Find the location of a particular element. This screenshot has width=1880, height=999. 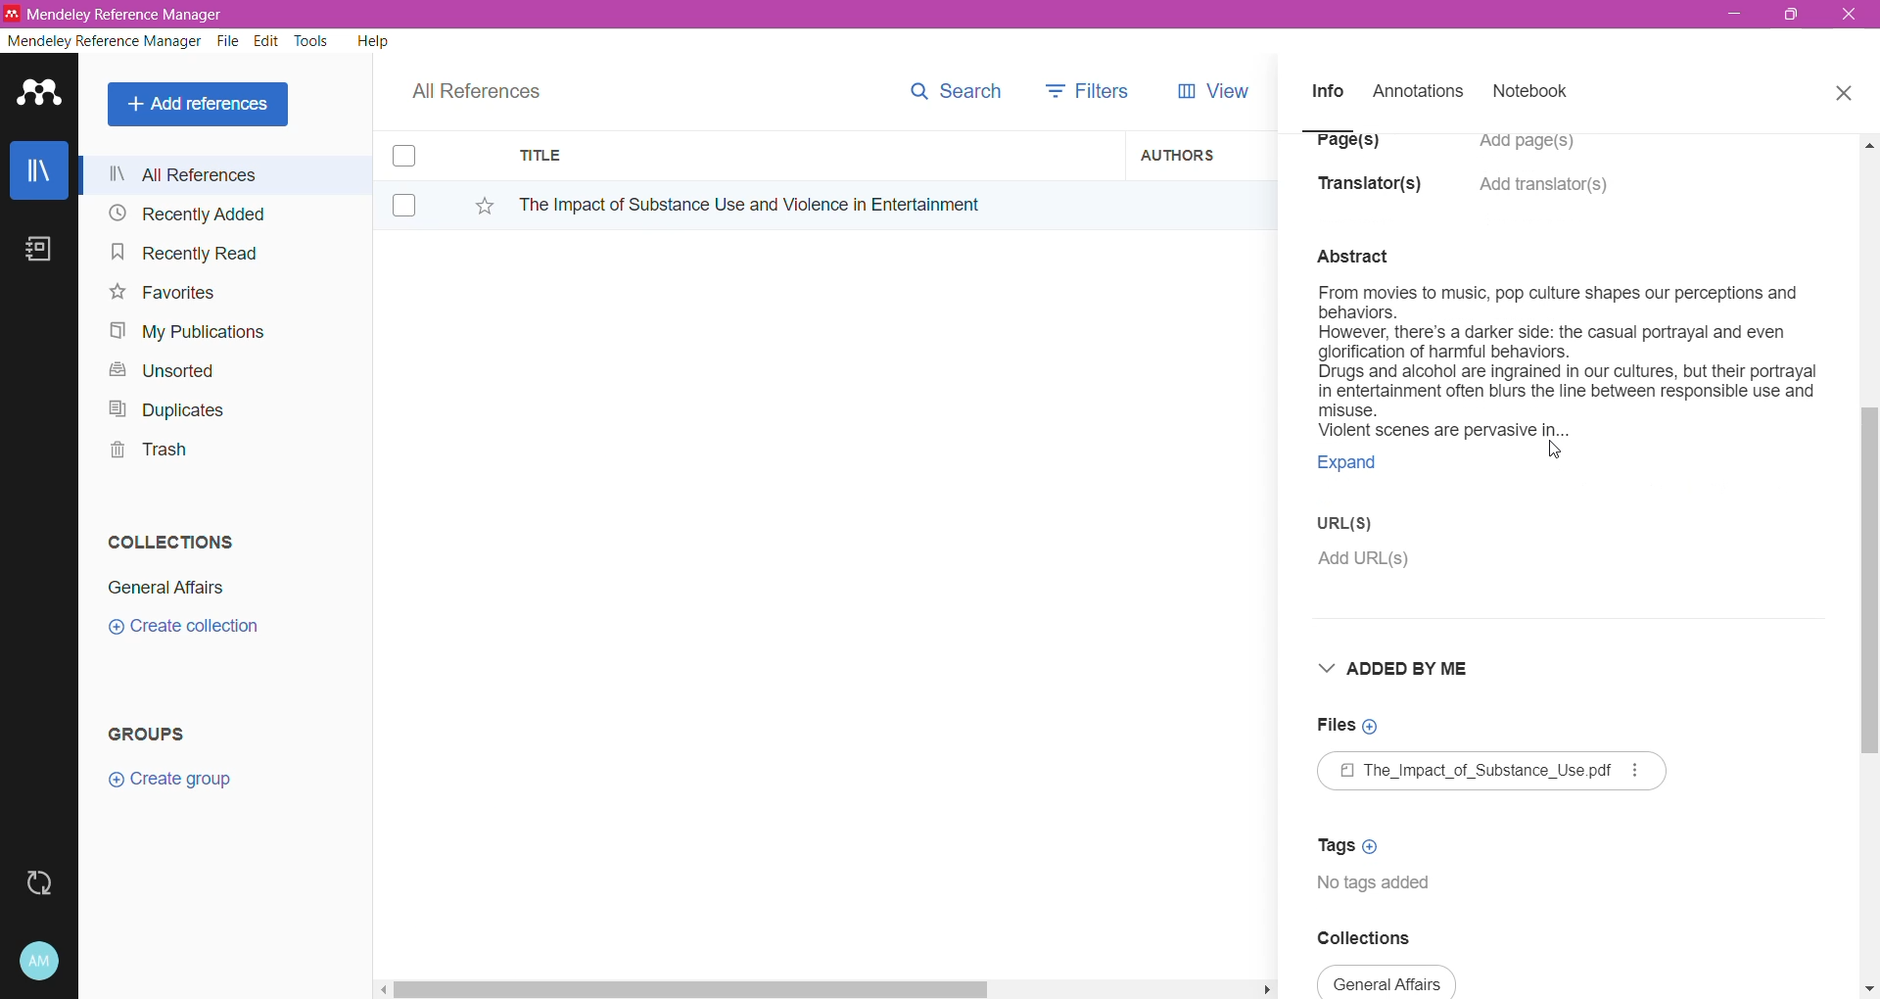

Mendeley Reference Manager is located at coordinates (105, 41).